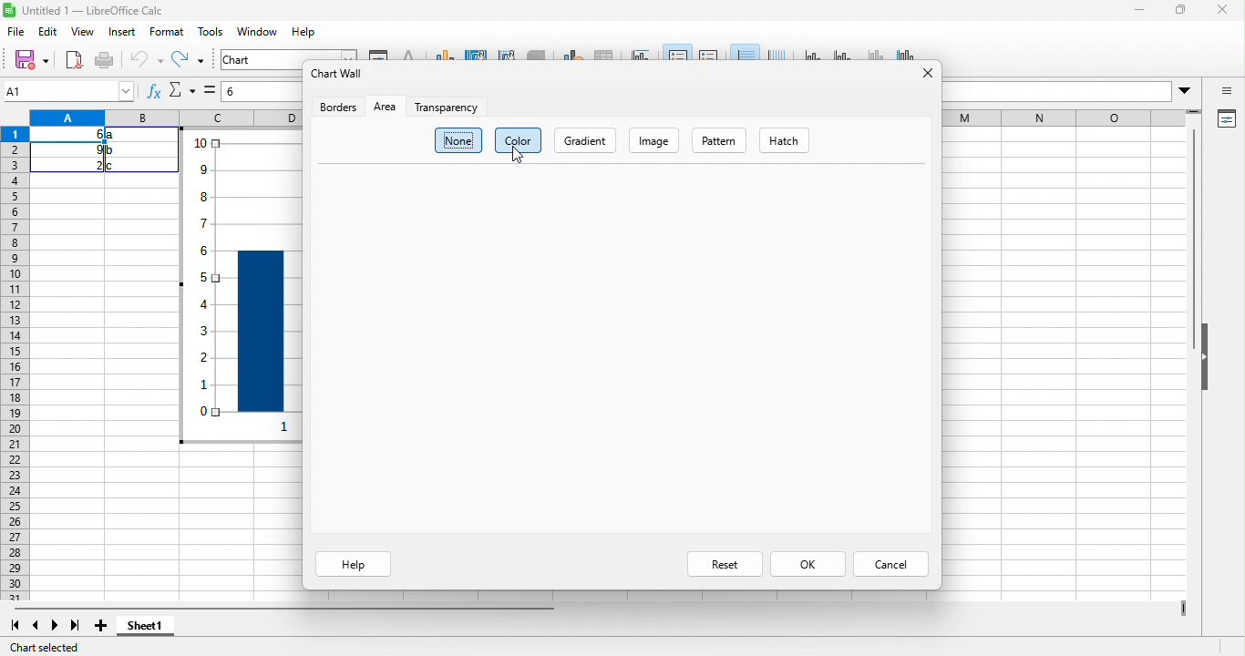 This screenshot has width=1245, height=656. What do you see at coordinates (386, 108) in the screenshot?
I see `area` at bounding box center [386, 108].